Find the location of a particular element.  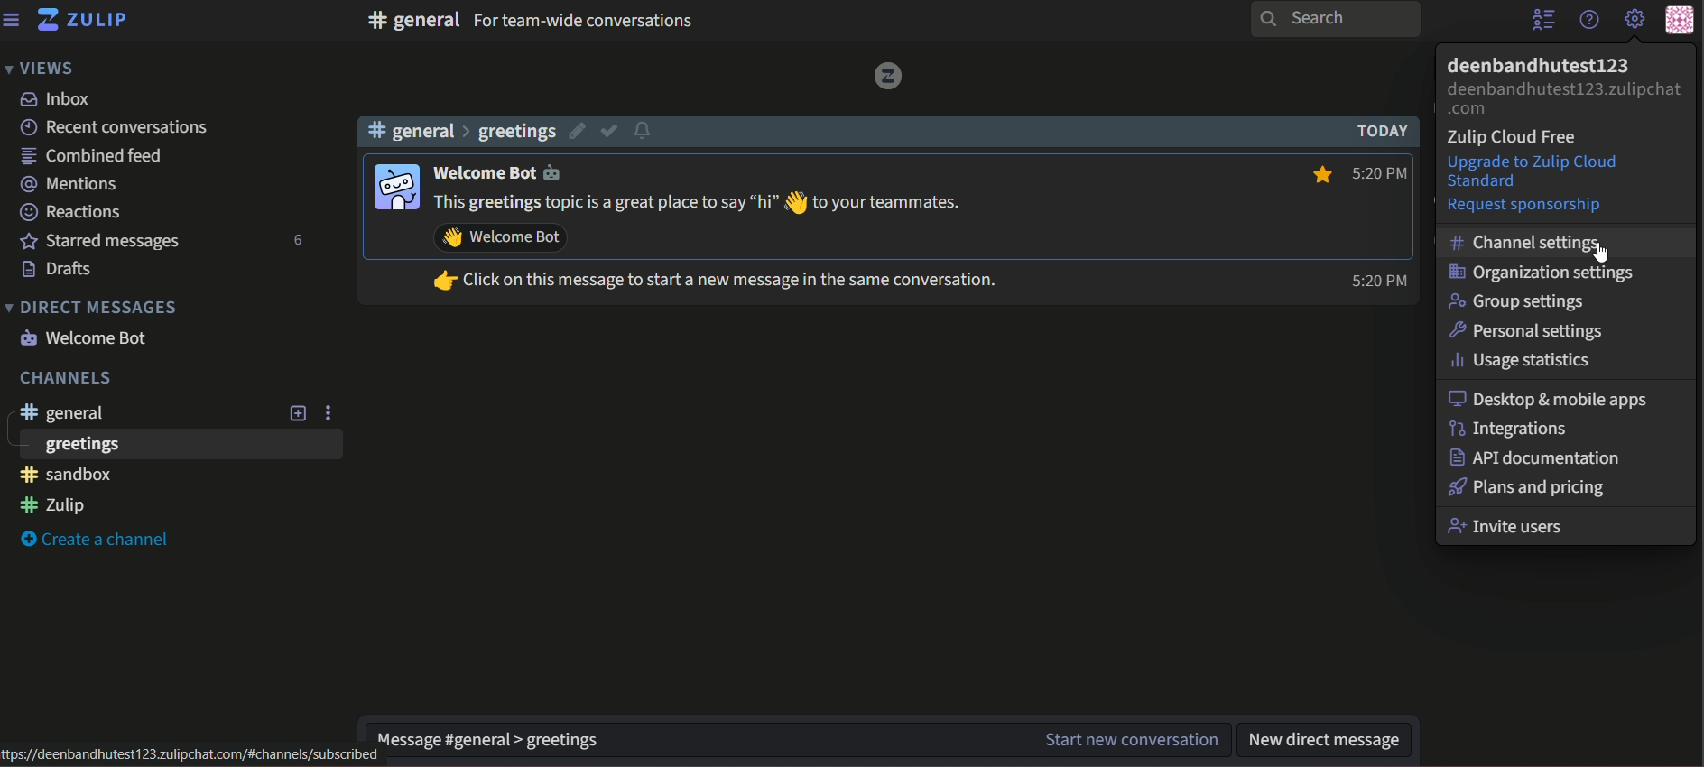

zulip is located at coordinates (54, 505).